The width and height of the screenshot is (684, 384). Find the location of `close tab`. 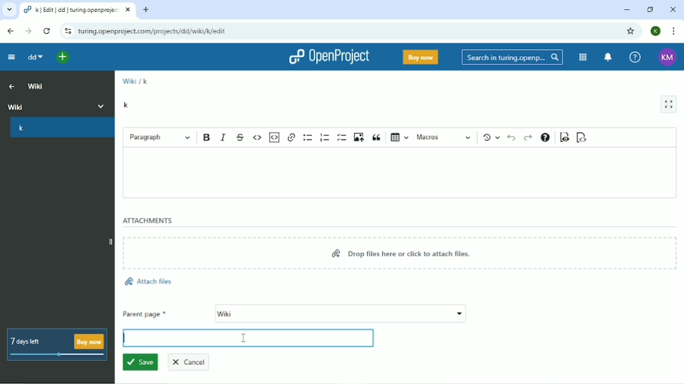

close tab is located at coordinates (129, 11).